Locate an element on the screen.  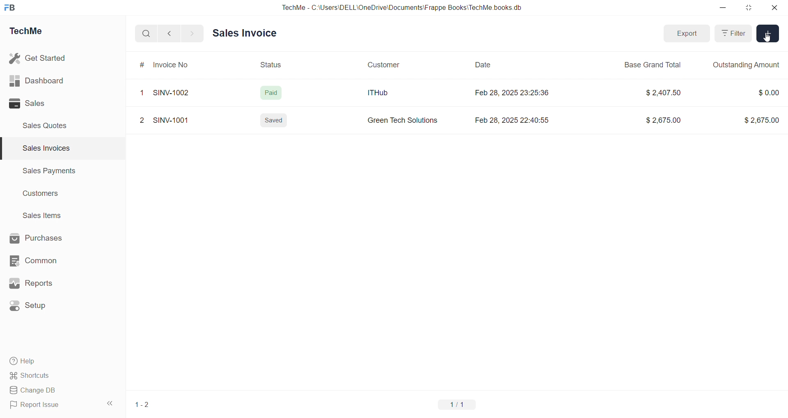
B& Change DB is located at coordinates (36, 391).